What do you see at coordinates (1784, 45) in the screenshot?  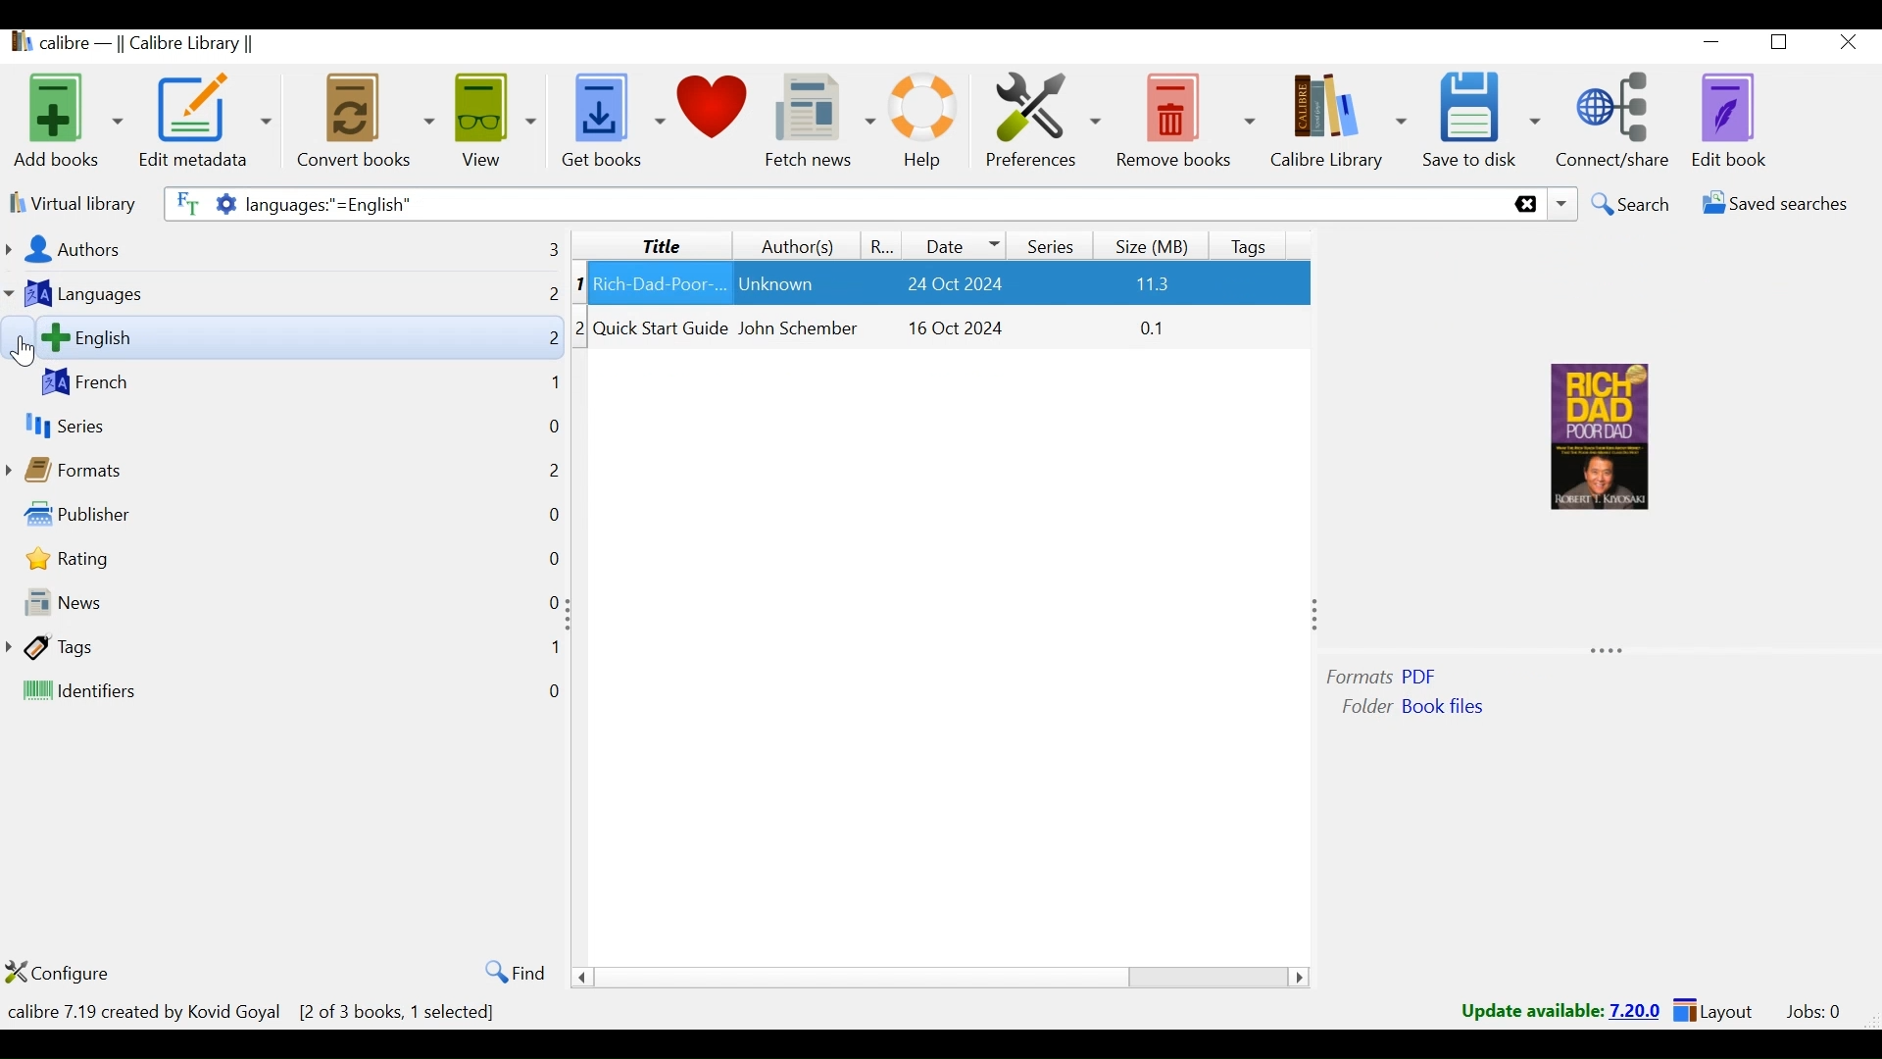 I see `Restore` at bounding box center [1784, 45].